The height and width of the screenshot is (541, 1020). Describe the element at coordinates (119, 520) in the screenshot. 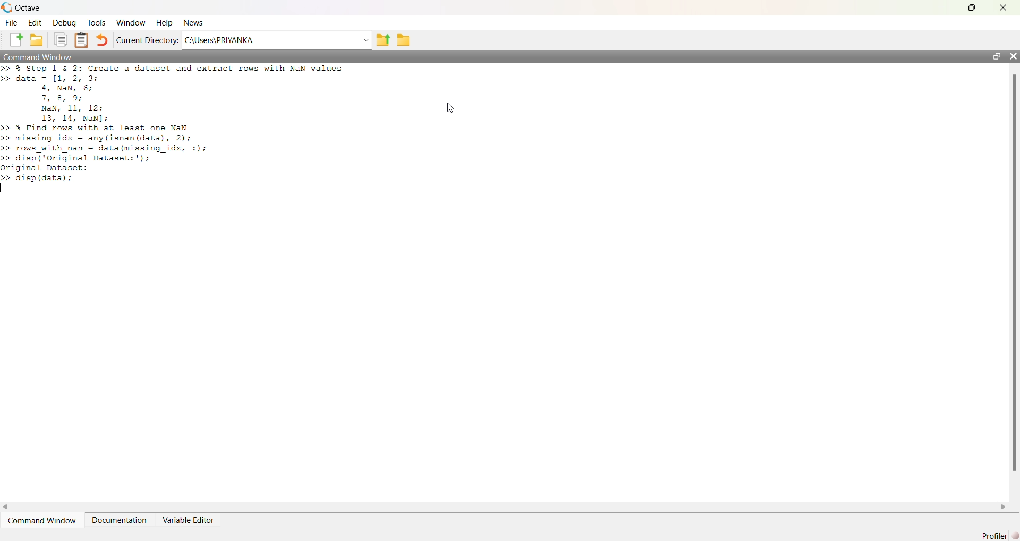

I see `Documentation` at that location.